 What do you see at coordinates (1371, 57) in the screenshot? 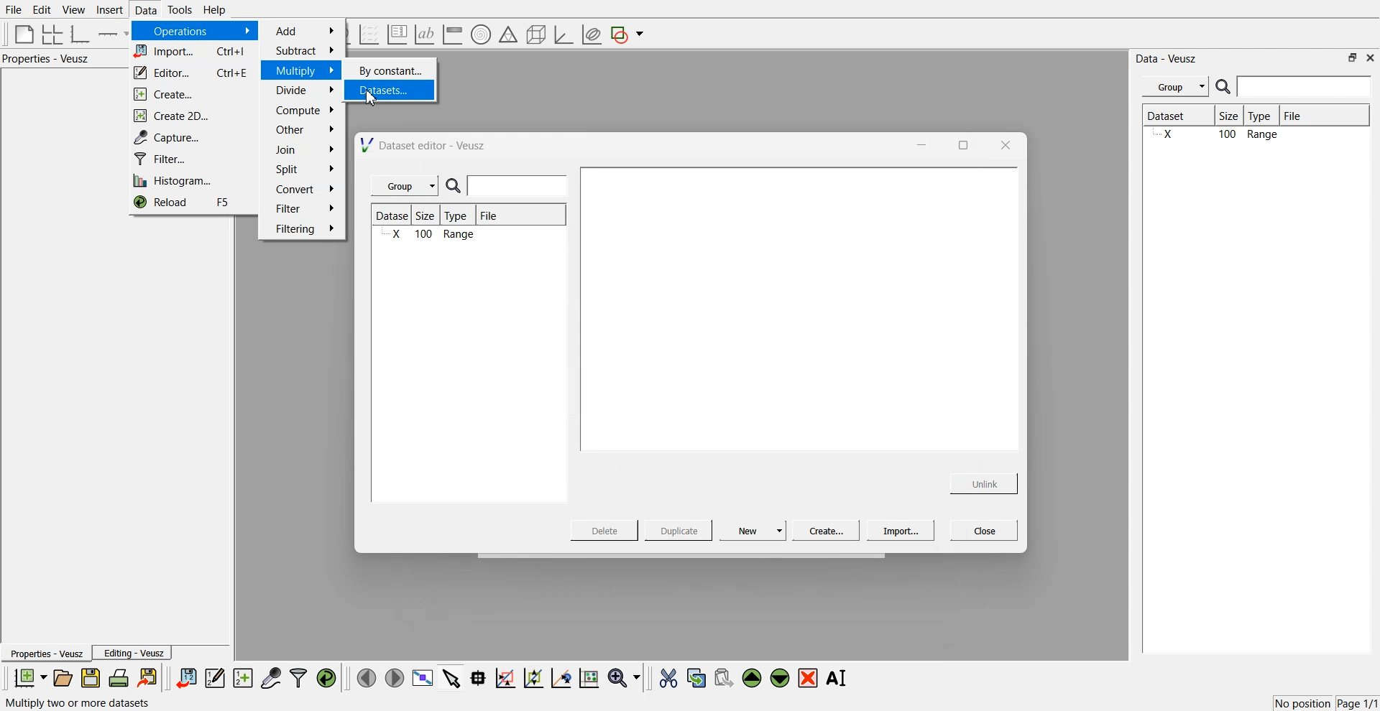
I see `close` at bounding box center [1371, 57].